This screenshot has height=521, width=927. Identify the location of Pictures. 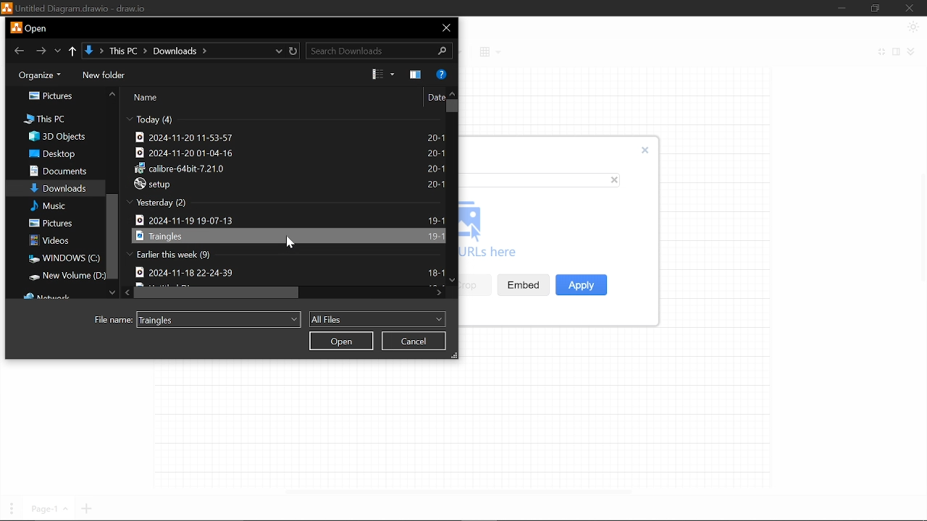
(48, 97).